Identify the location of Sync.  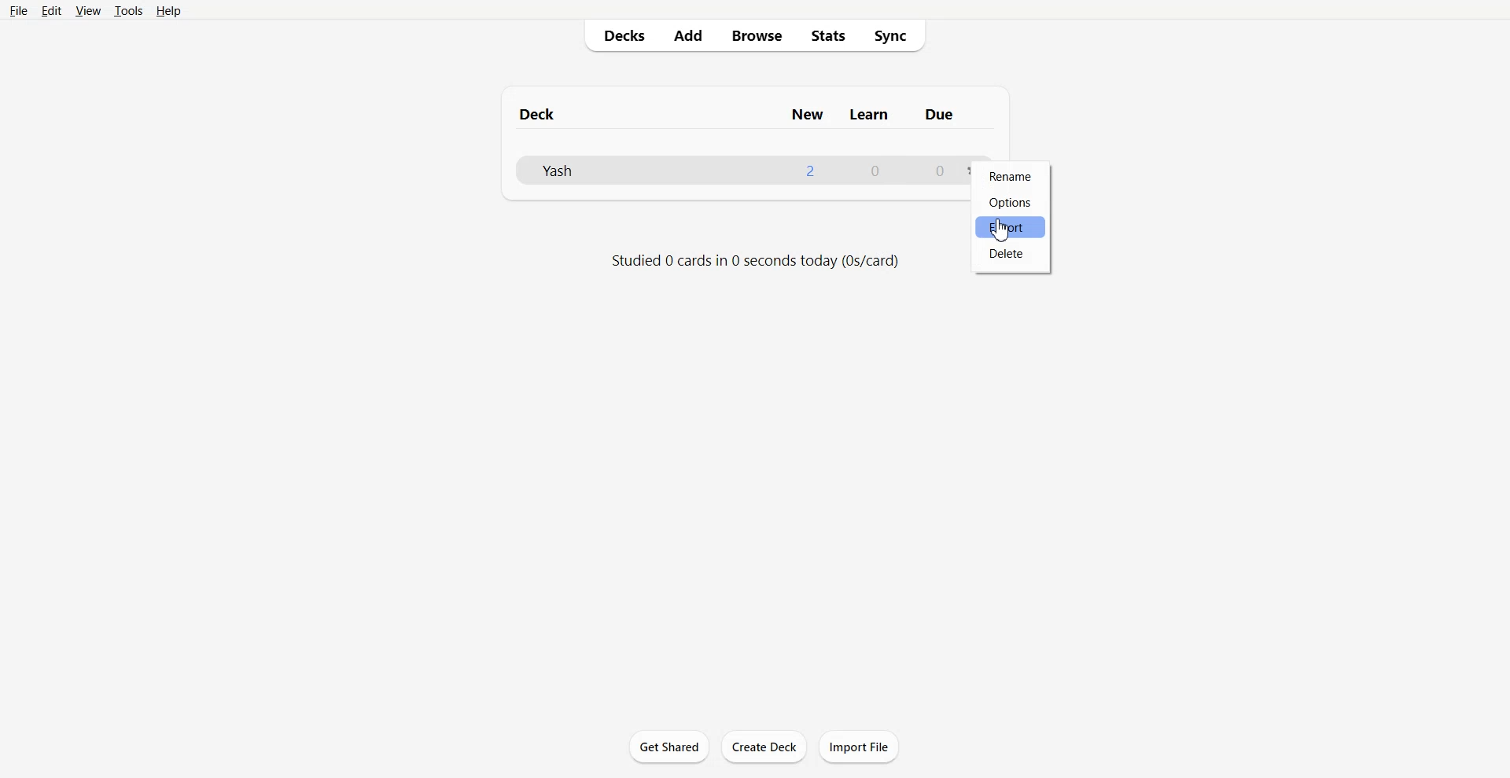
(895, 36).